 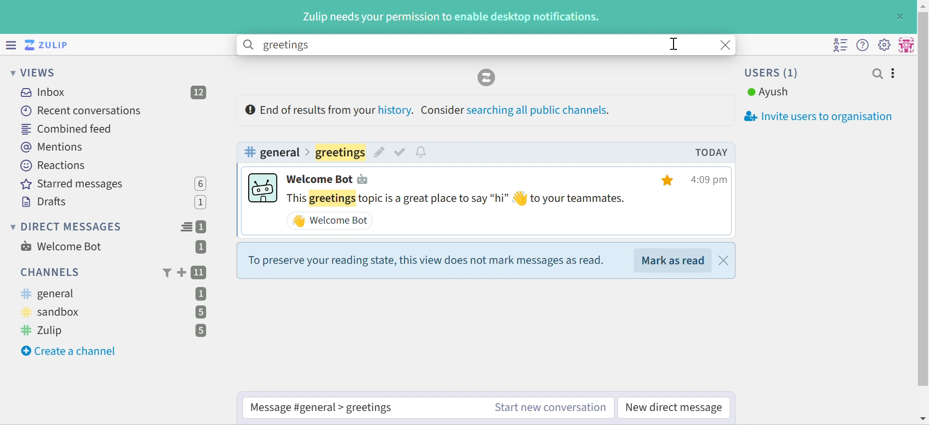 I want to click on Close, so click(x=901, y=16).